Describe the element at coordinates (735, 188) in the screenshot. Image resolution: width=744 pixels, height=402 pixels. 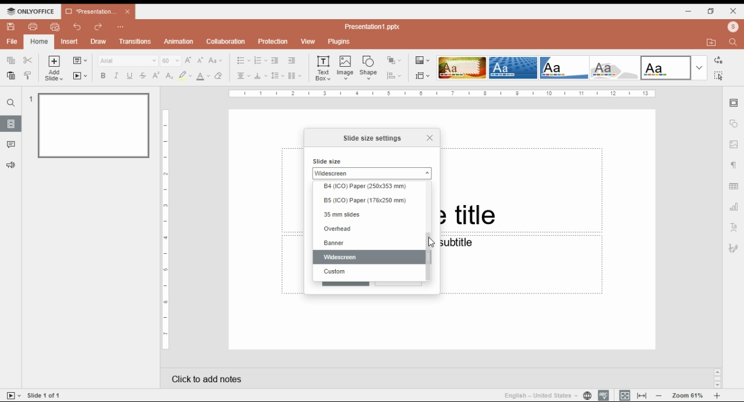
I see `table settings` at that location.